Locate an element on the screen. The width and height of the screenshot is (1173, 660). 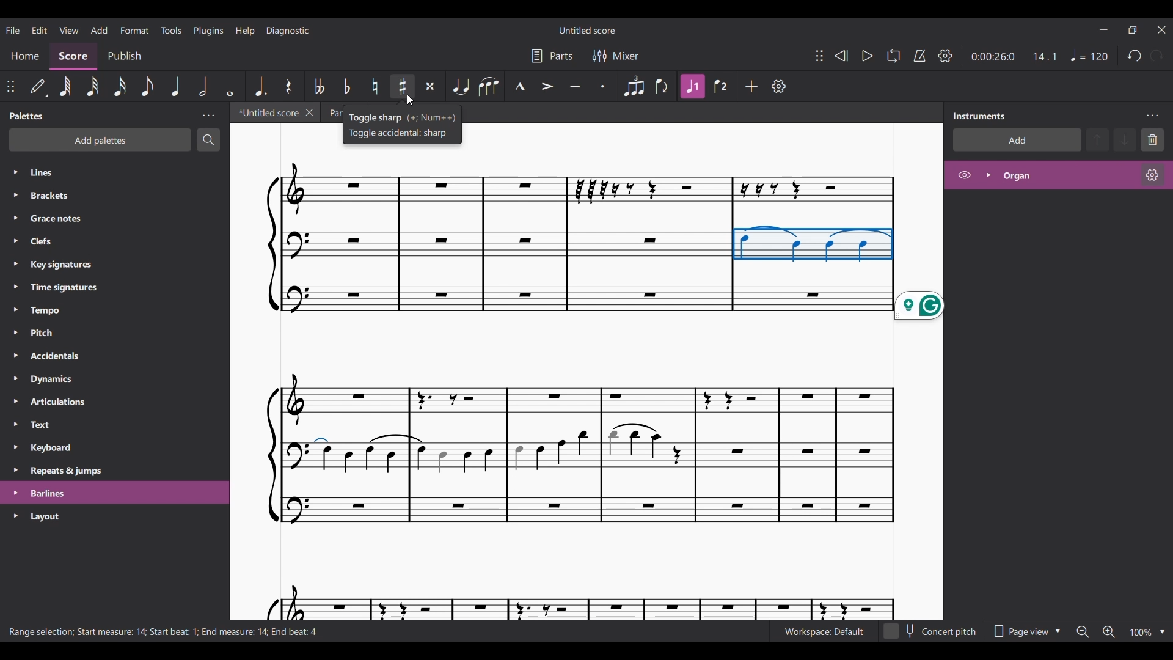
Highlighted as last selection is located at coordinates (115, 493).